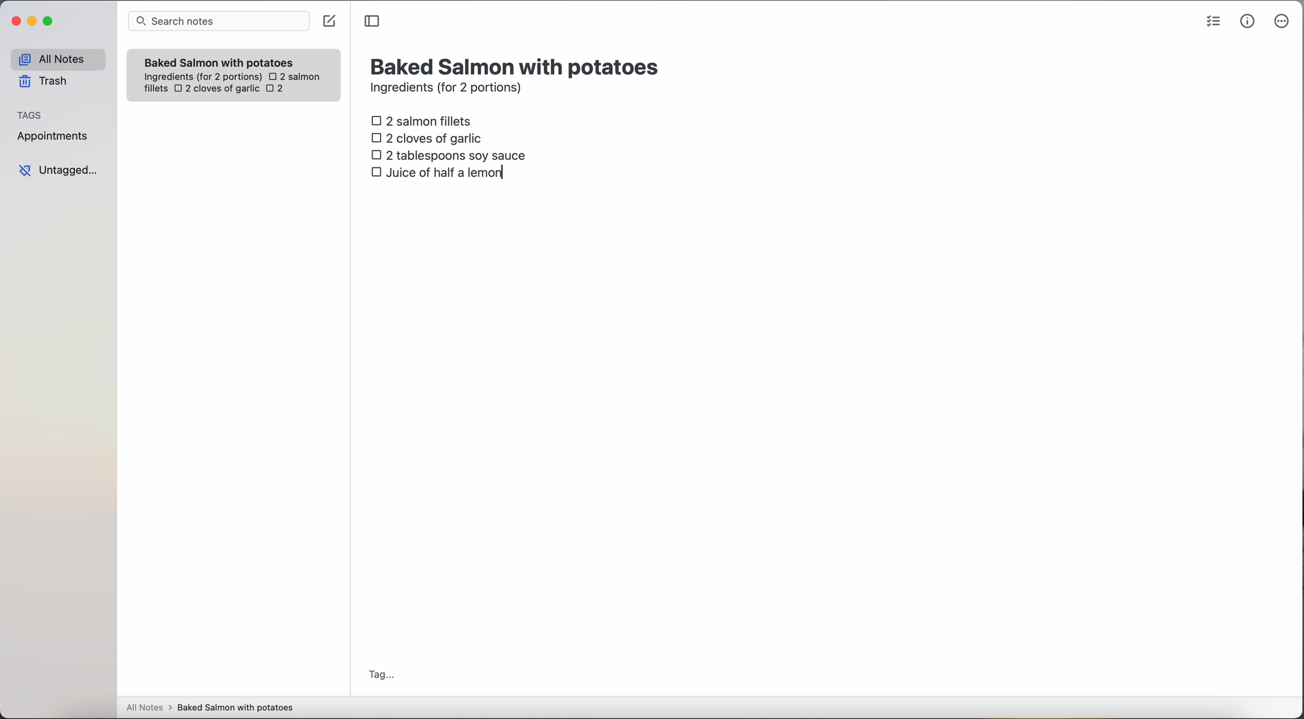 The image size is (1304, 719). What do you see at coordinates (448, 175) in the screenshot?
I see `juice of half a lemon` at bounding box center [448, 175].